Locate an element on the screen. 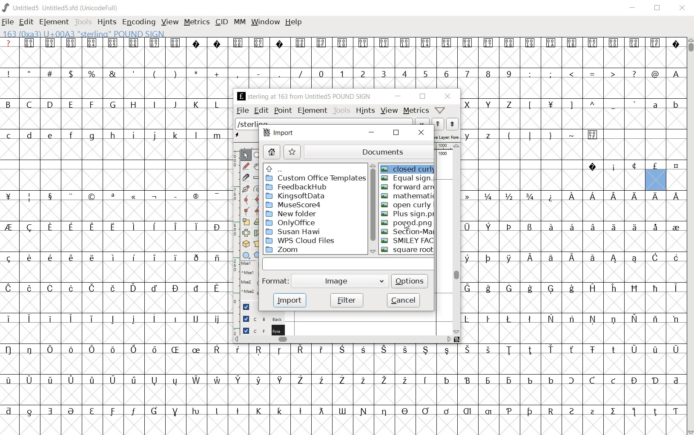 The height and width of the screenshot is (435, 694). 1/4 is located at coordinates (488, 196).